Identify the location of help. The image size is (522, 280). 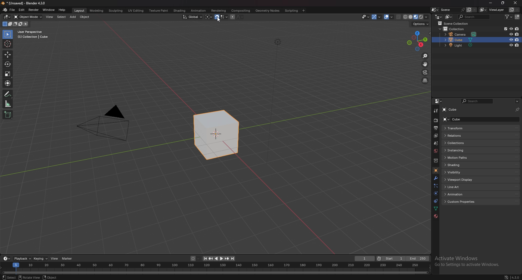
(63, 10).